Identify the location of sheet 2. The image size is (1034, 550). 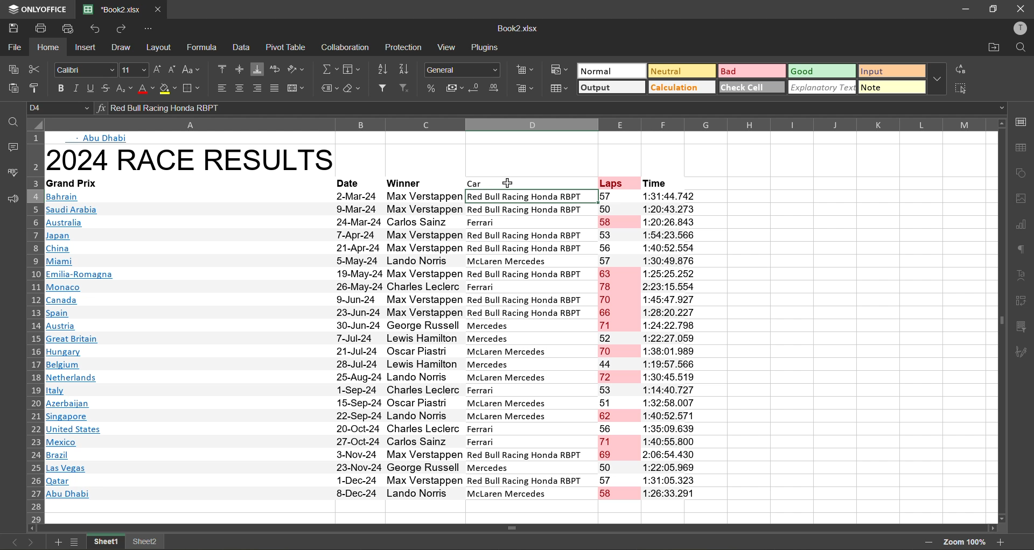
(148, 542).